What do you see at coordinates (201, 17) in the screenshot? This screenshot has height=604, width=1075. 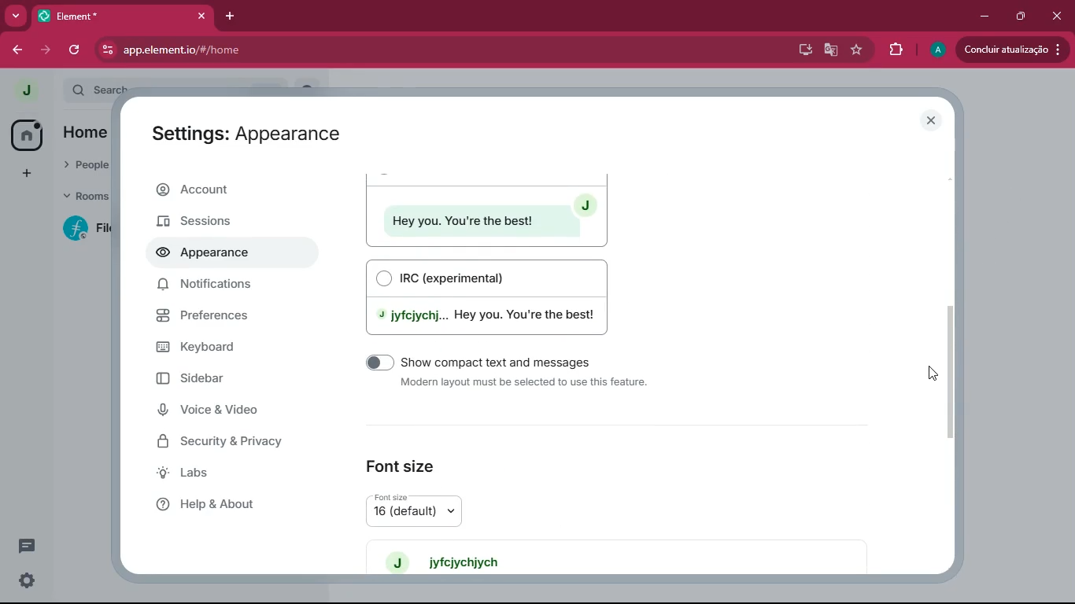 I see `close` at bounding box center [201, 17].